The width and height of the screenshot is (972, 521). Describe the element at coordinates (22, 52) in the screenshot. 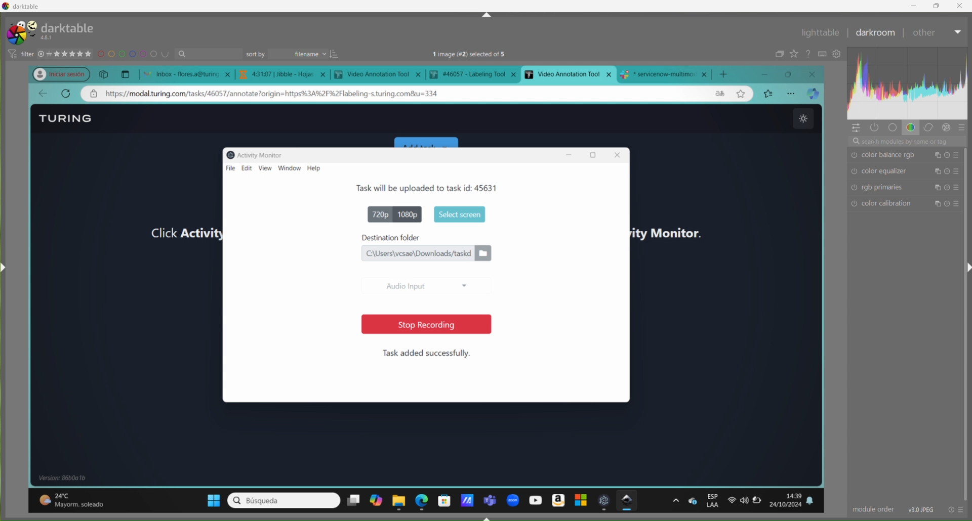

I see `filter` at that location.